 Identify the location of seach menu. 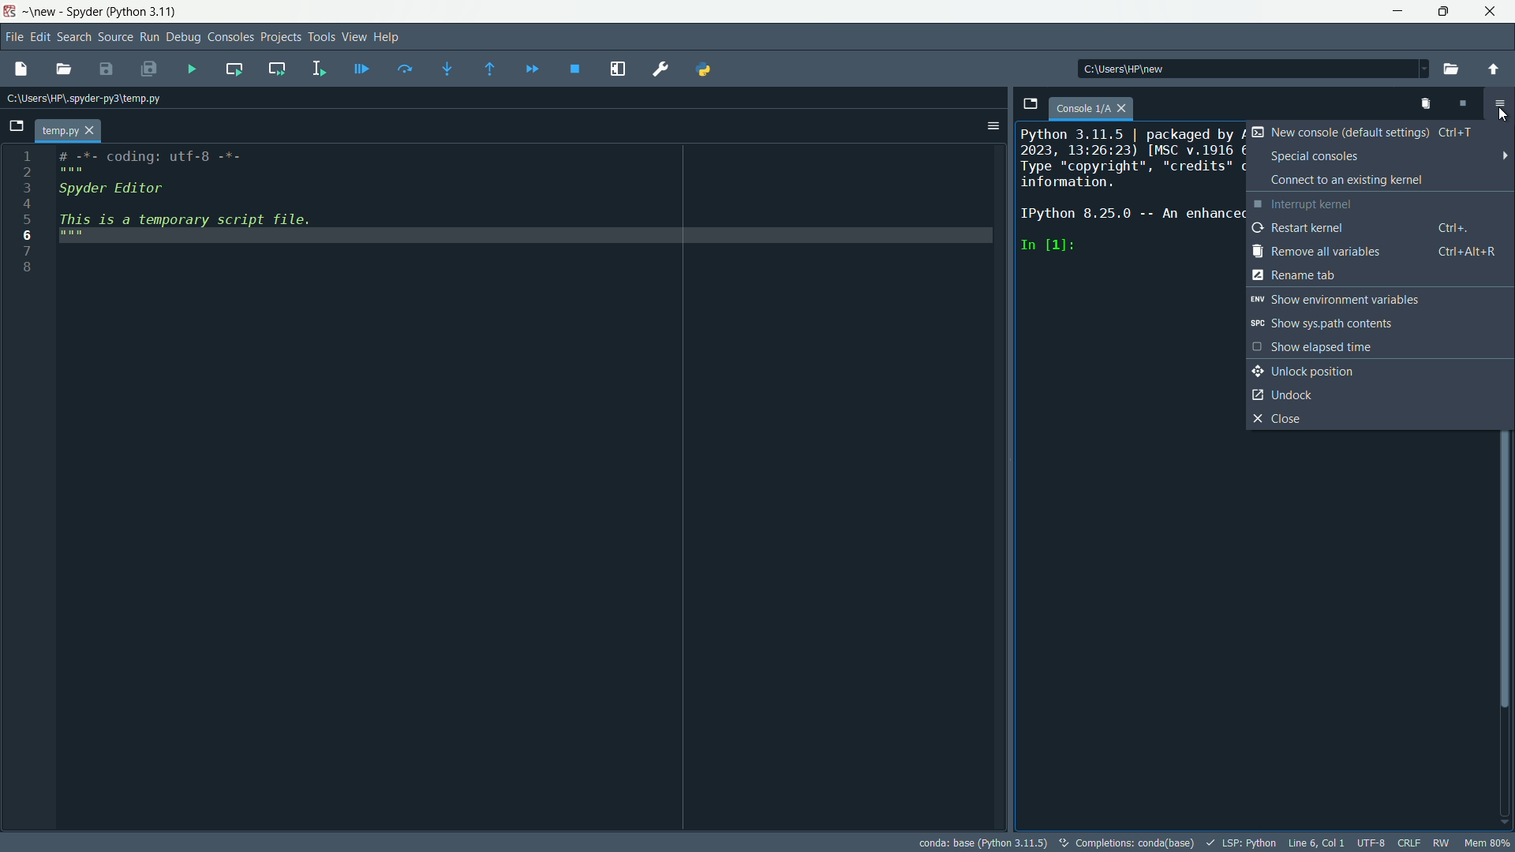
(73, 35).